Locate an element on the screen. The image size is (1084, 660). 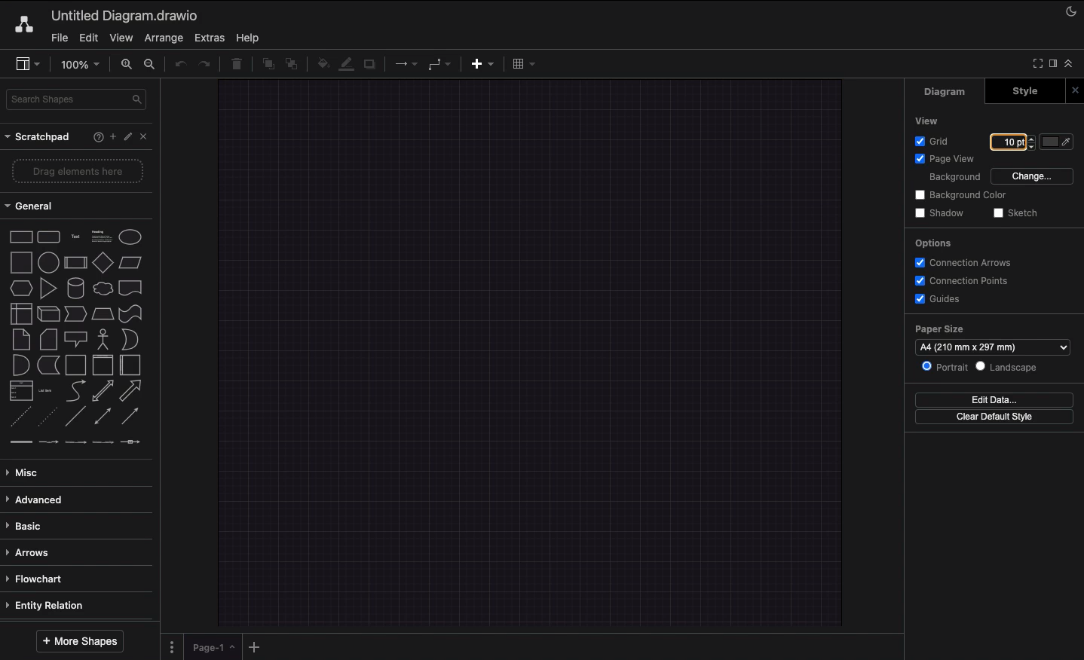
Shapes is located at coordinates (78, 336).